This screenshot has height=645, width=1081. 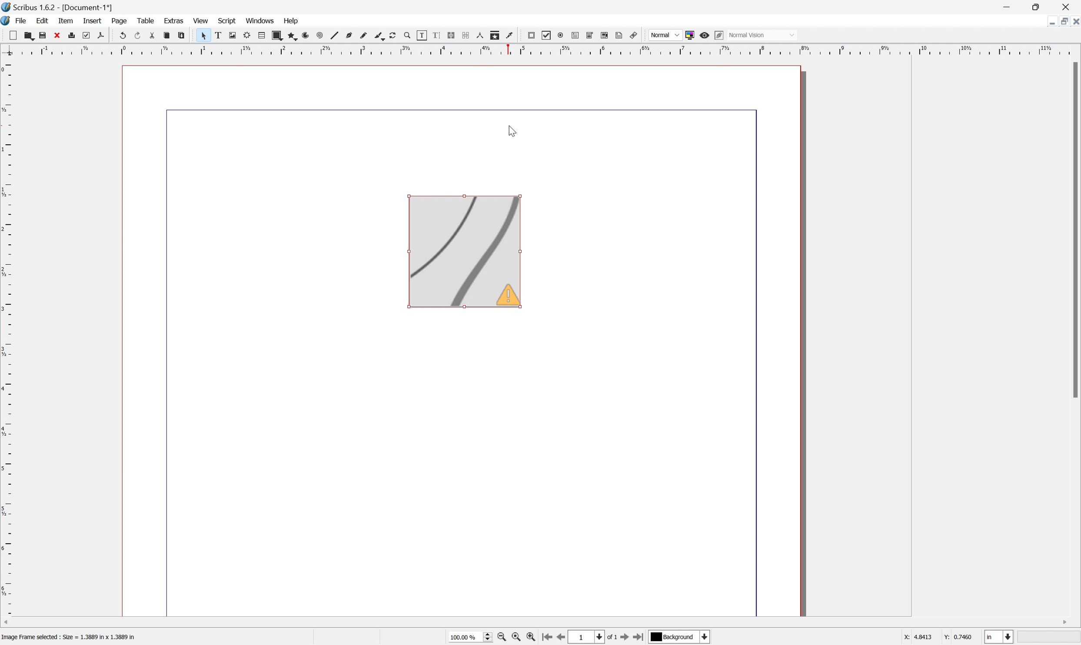 What do you see at coordinates (222, 35) in the screenshot?
I see `Text frame` at bounding box center [222, 35].